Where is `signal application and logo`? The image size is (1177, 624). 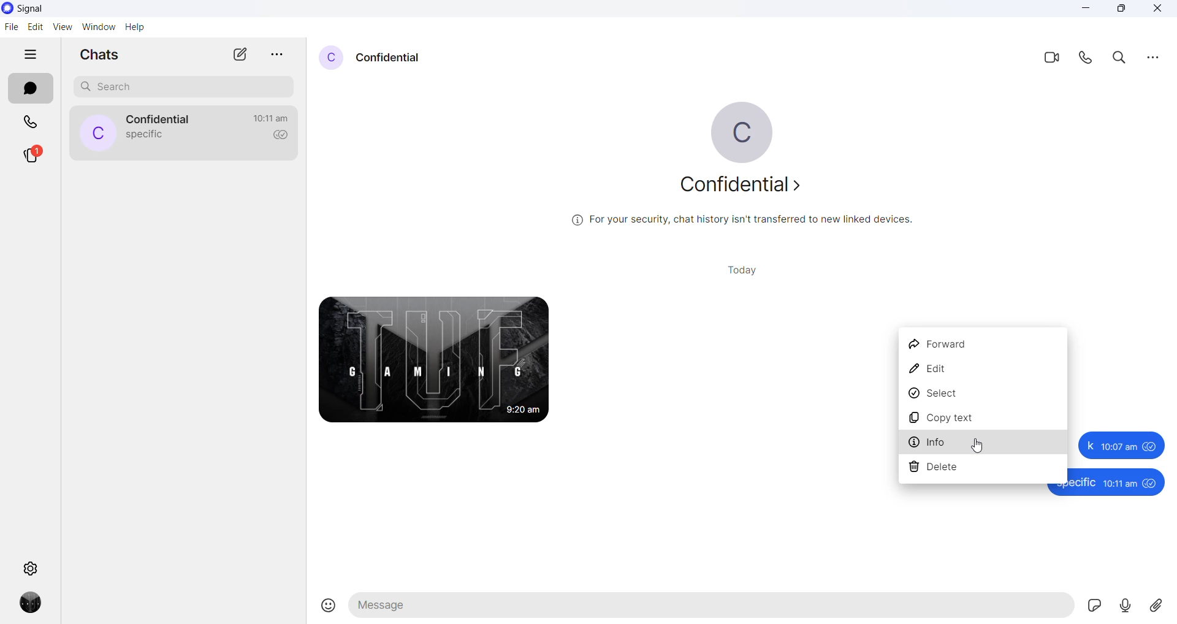 signal application and logo is located at coordinates (43, 10).